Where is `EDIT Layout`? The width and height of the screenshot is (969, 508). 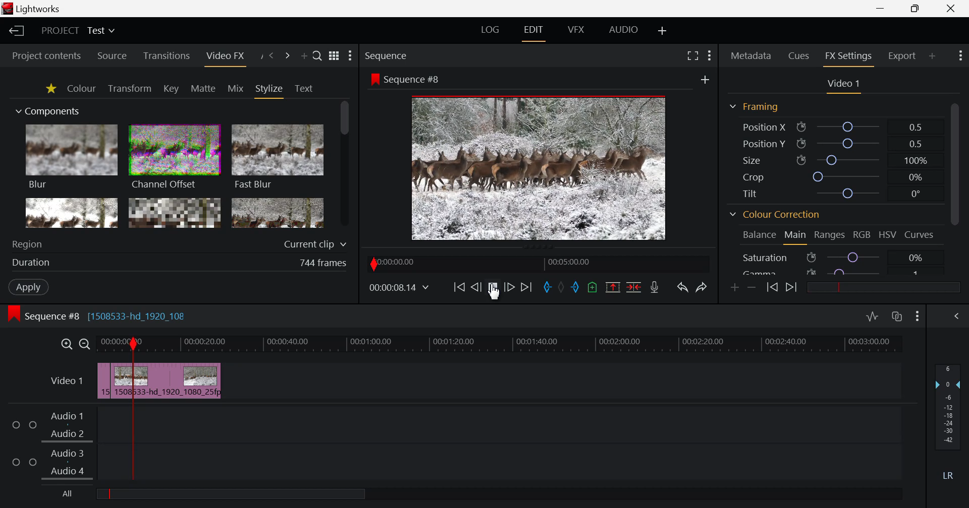 EDIT Layout is located at coordinates (532, 32).